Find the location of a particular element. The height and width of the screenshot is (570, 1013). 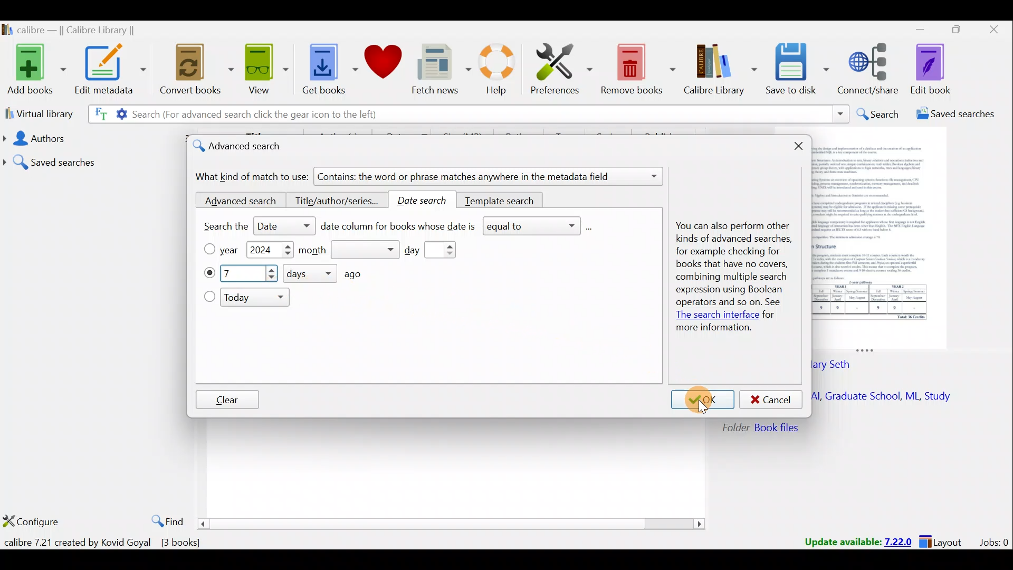

Today checkbox is located at coordinates (209, 298).